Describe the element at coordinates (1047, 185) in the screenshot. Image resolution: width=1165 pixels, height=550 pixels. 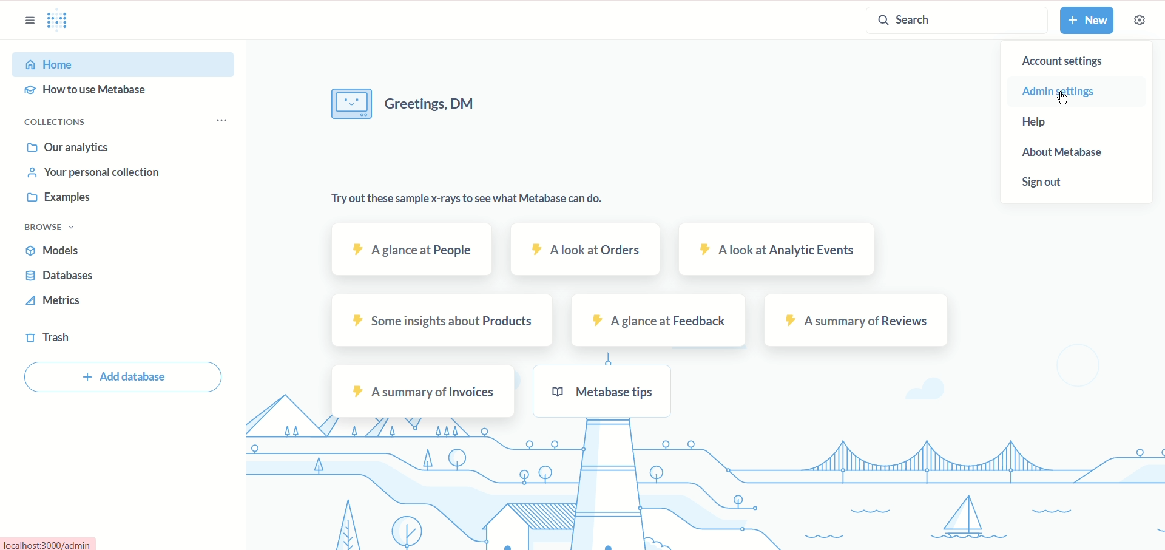
I see `Sign out` at that location.